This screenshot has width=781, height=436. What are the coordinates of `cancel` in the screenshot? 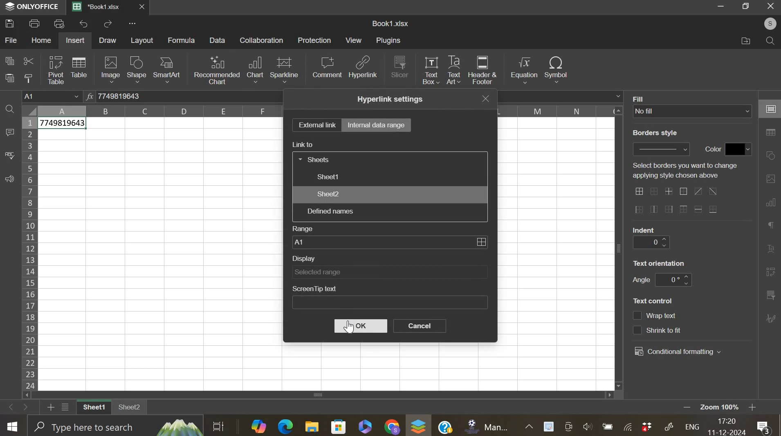 It's located at (420, 326).